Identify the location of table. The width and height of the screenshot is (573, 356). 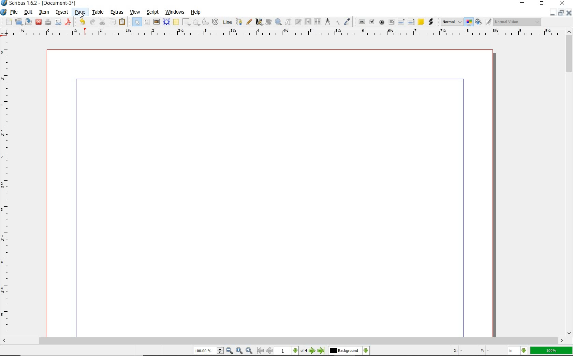
(176, 22).